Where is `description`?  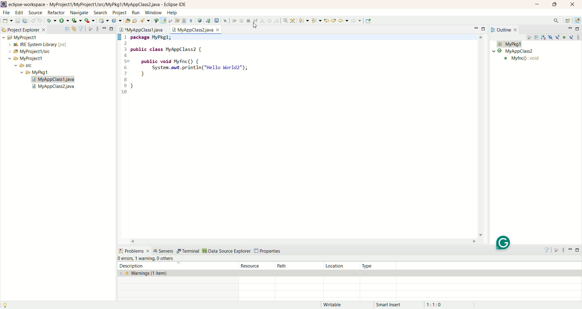
description is located at coordinates (174, 266).